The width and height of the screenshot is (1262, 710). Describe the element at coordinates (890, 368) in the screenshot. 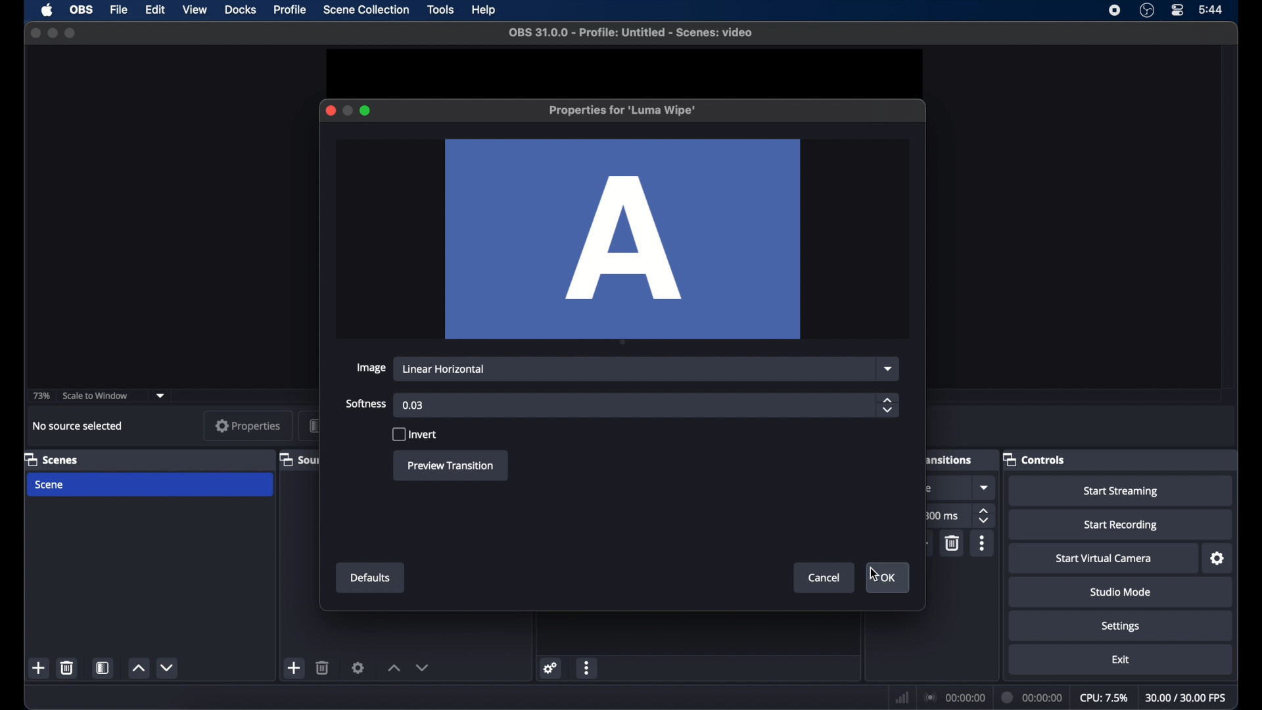

I see `dropdown` at that location.